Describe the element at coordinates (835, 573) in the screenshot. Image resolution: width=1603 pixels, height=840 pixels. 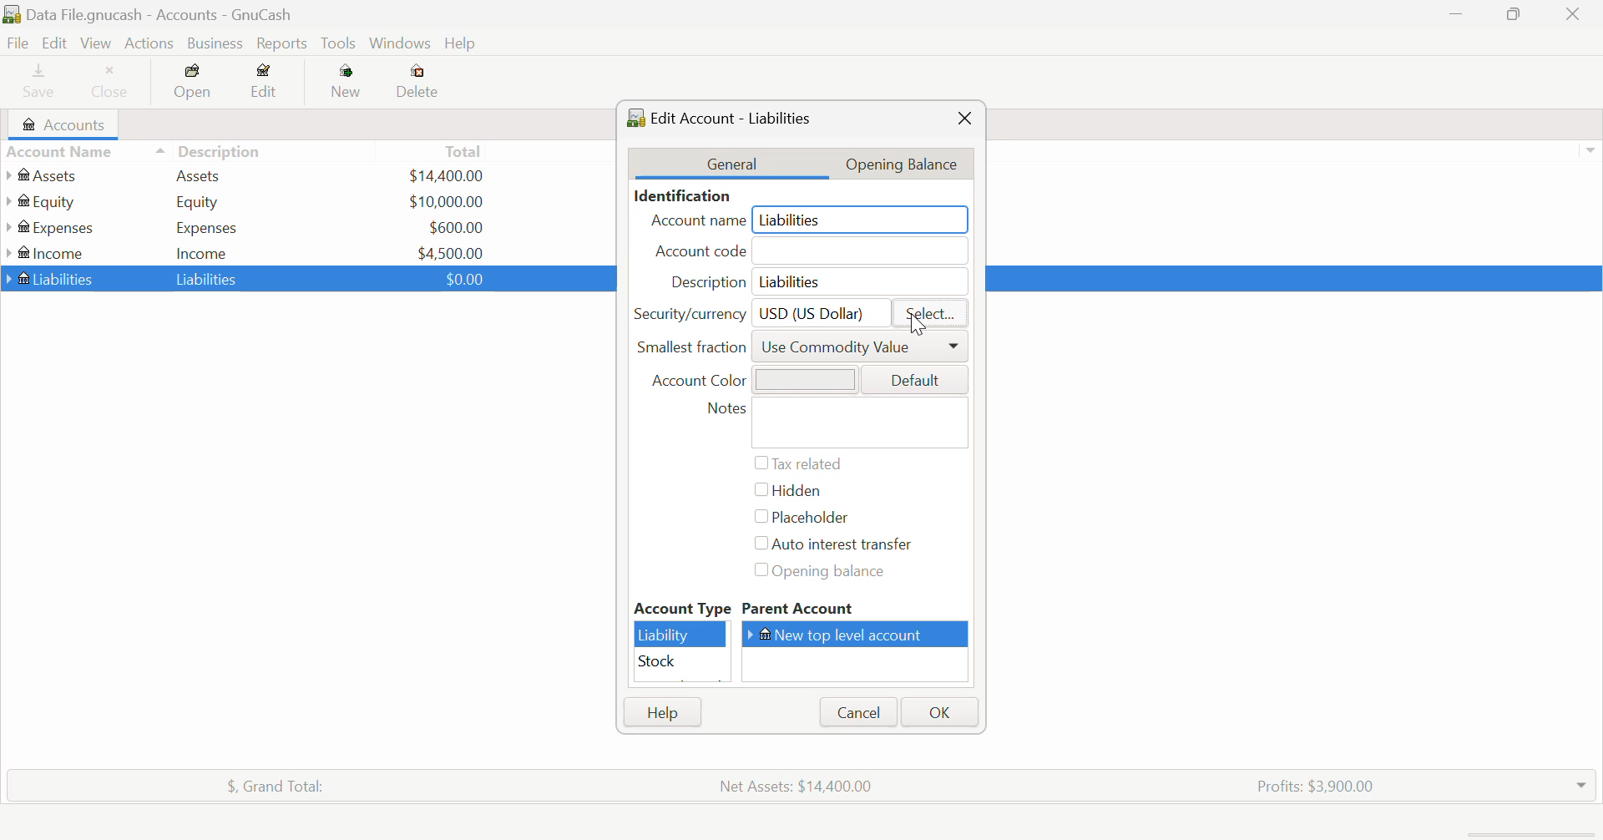
I see `Opening balance` at that location.